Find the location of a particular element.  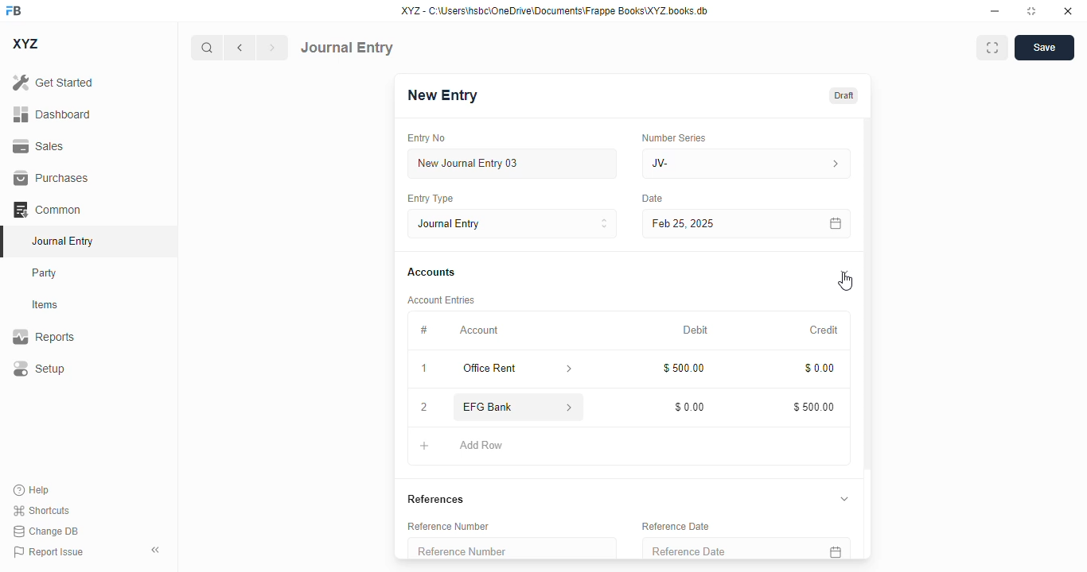

credit is located at coordinates (825, 330).